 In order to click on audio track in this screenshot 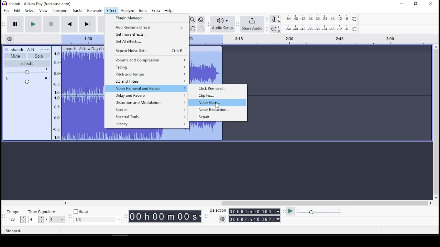, I will do `click(146, 136)`.